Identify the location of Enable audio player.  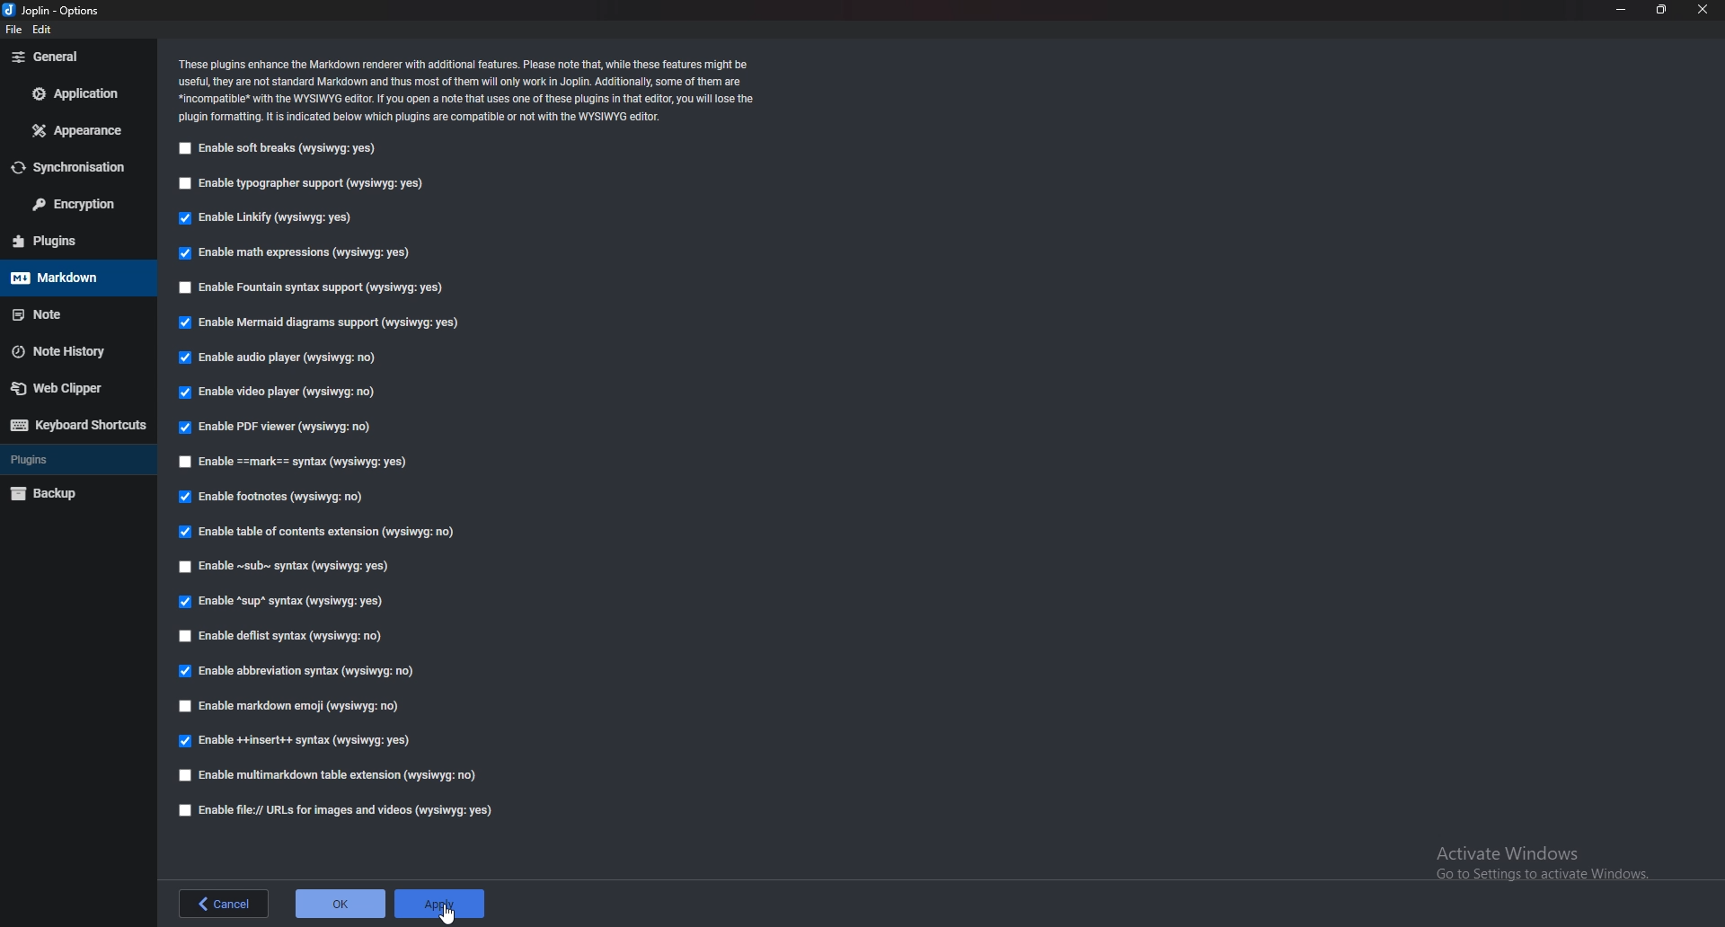
(280, 360).